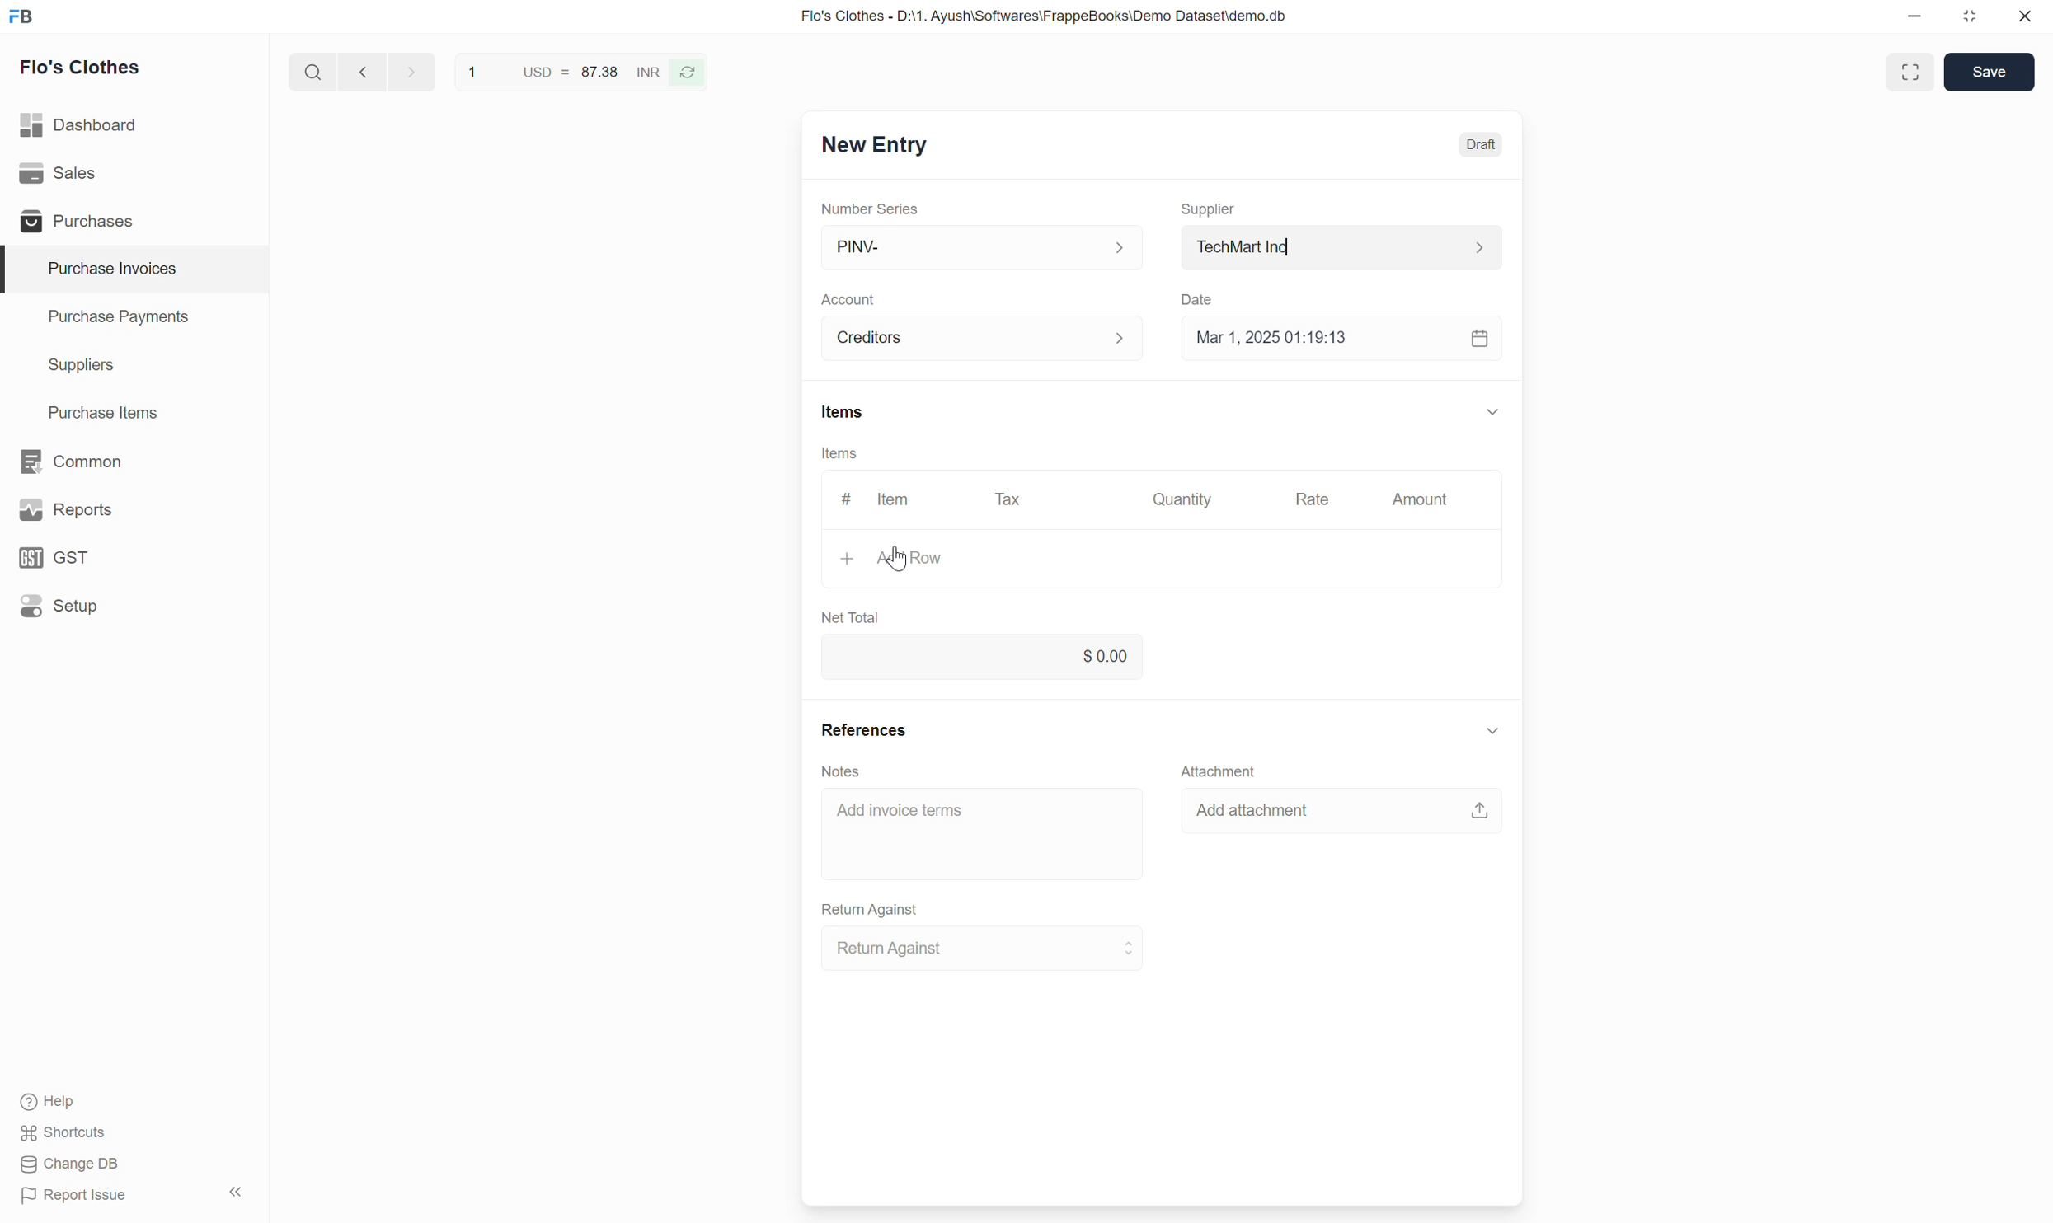 The height and width of the screenshot is (1223, 2053). Describe the element at coordinates (1337, 340) in the screenshot. I see `Mar 1, 2025 01:19:13 ` at that location.